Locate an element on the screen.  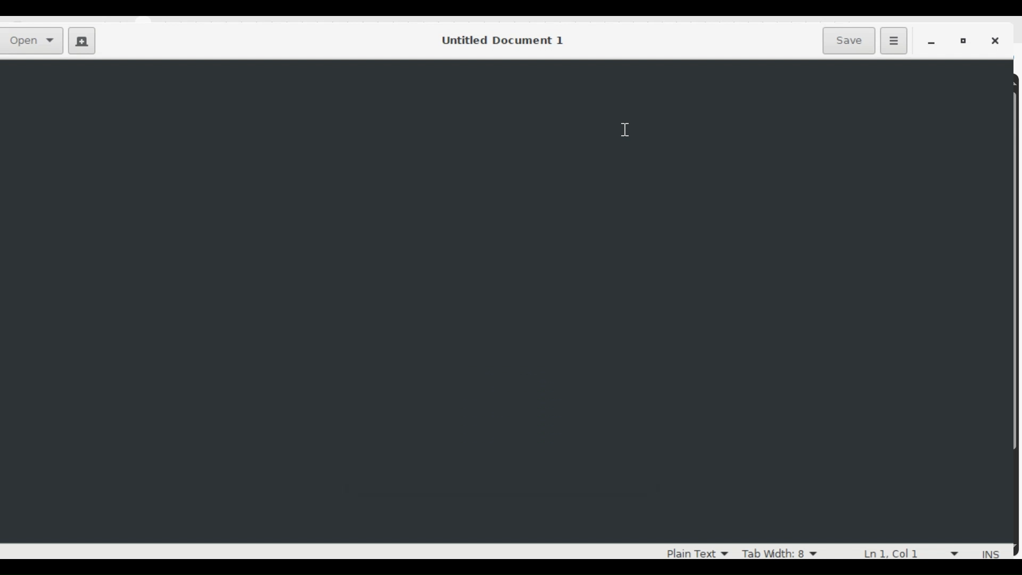
line and column numbers is located at coordinates (914, 552).